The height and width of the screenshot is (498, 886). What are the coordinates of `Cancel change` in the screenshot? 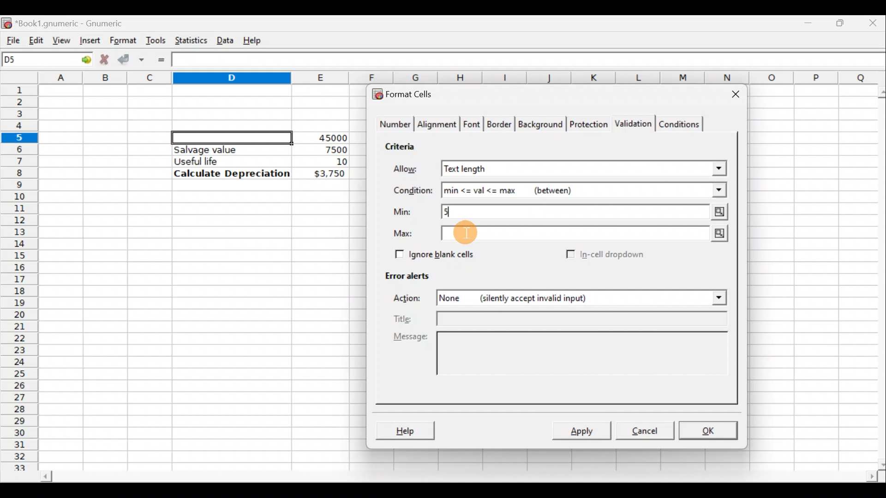 It's located at (103, 58).